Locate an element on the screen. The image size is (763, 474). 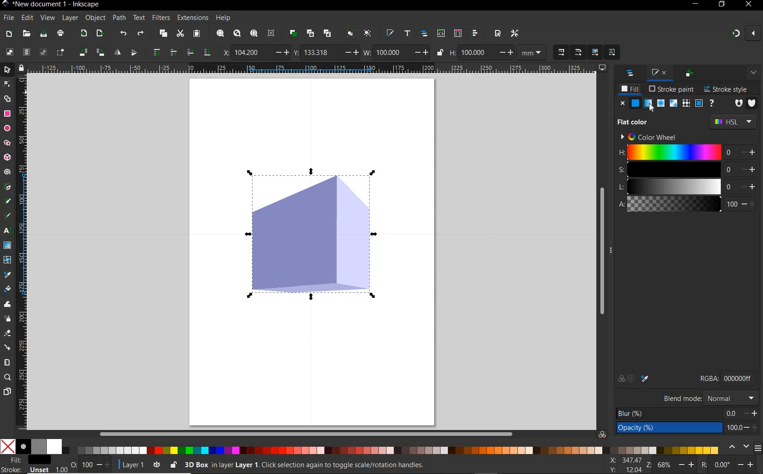
FILTERS is located at coordinates (160, 17).